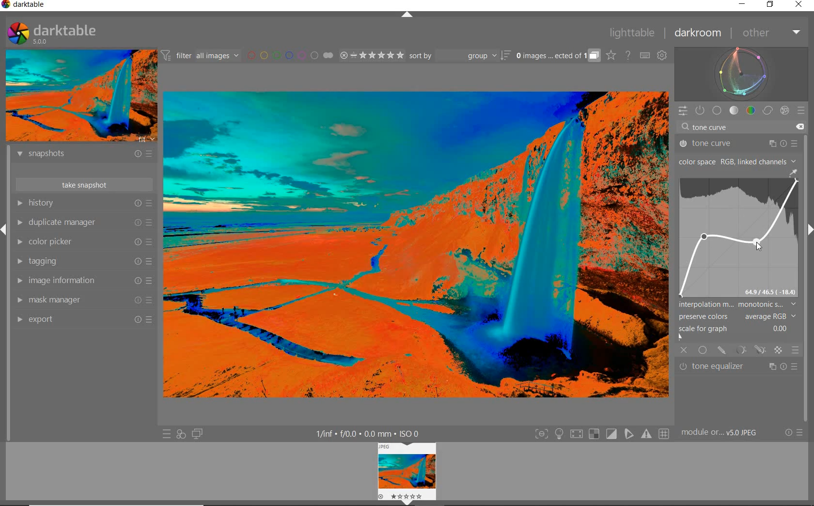 This screenshot has height=506, width=814. I want to click on image information, so click(83, 281).